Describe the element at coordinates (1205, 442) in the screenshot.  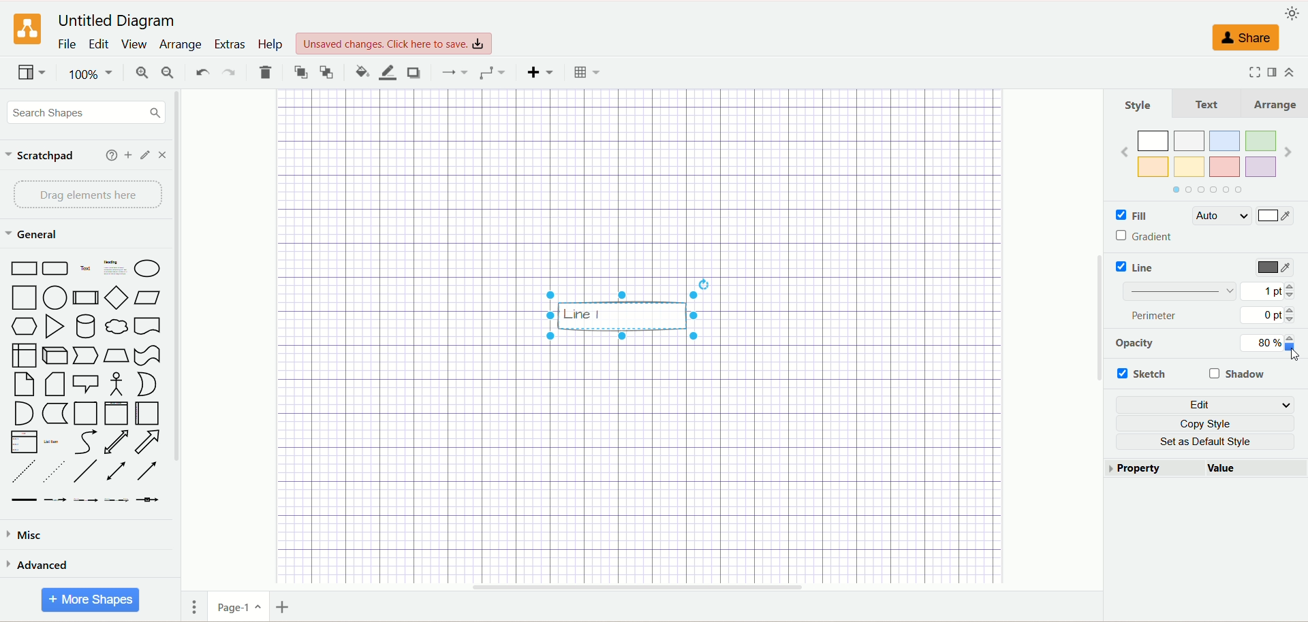
I see `set as default style` at that location.